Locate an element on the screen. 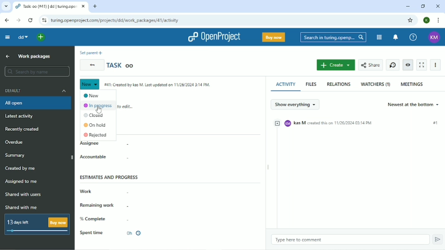 The width and height of the screenshot is (445, 250). cursor is located at coordinates (101, 110).